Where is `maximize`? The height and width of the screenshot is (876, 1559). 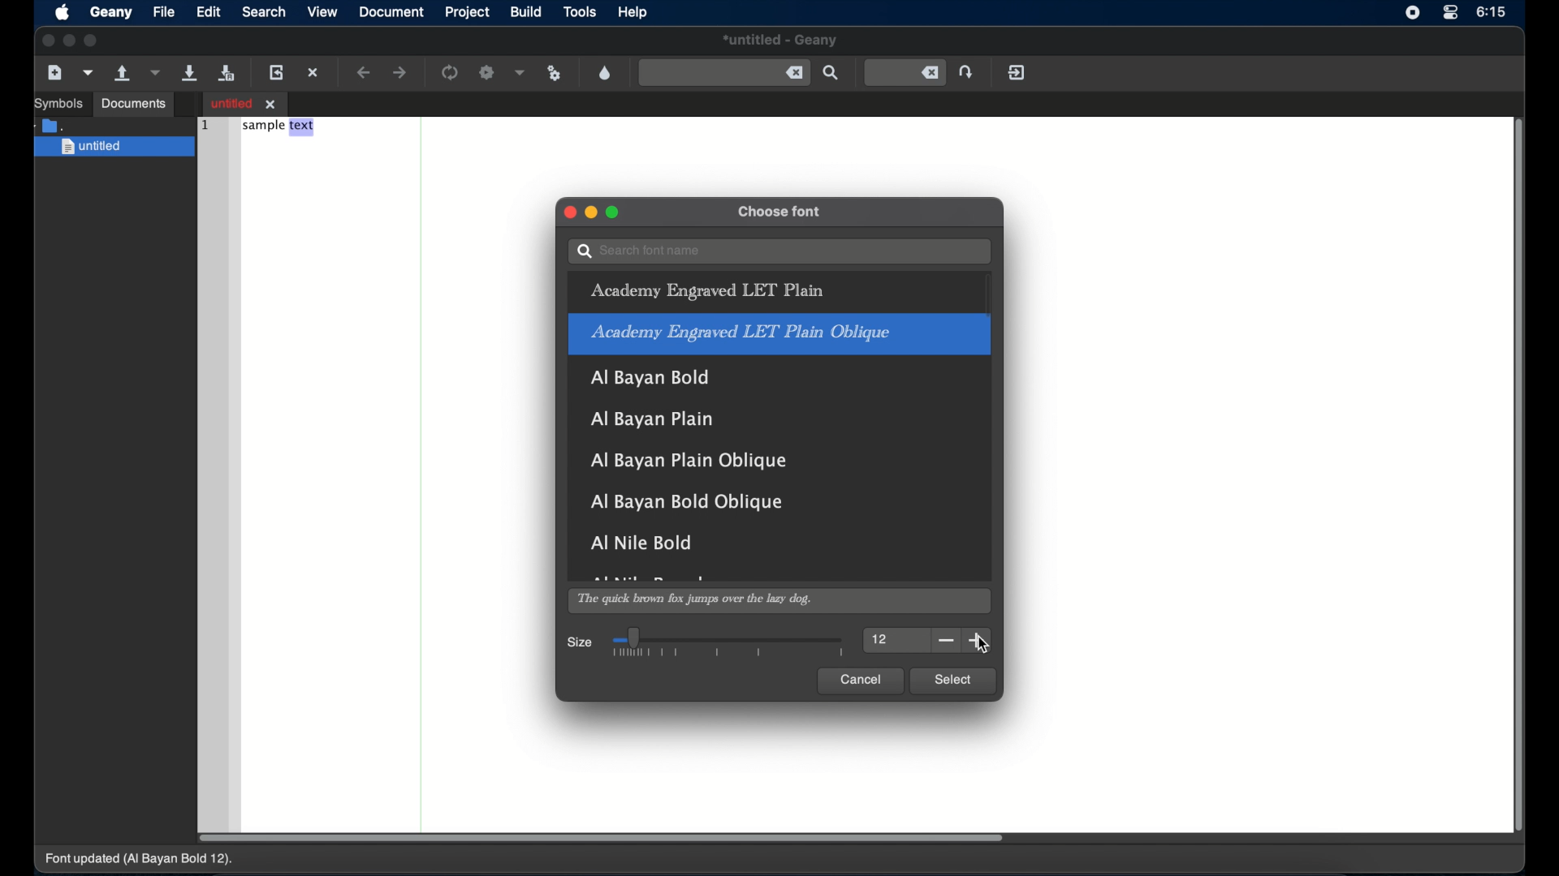 maximize is located at coordinates (93, 41).